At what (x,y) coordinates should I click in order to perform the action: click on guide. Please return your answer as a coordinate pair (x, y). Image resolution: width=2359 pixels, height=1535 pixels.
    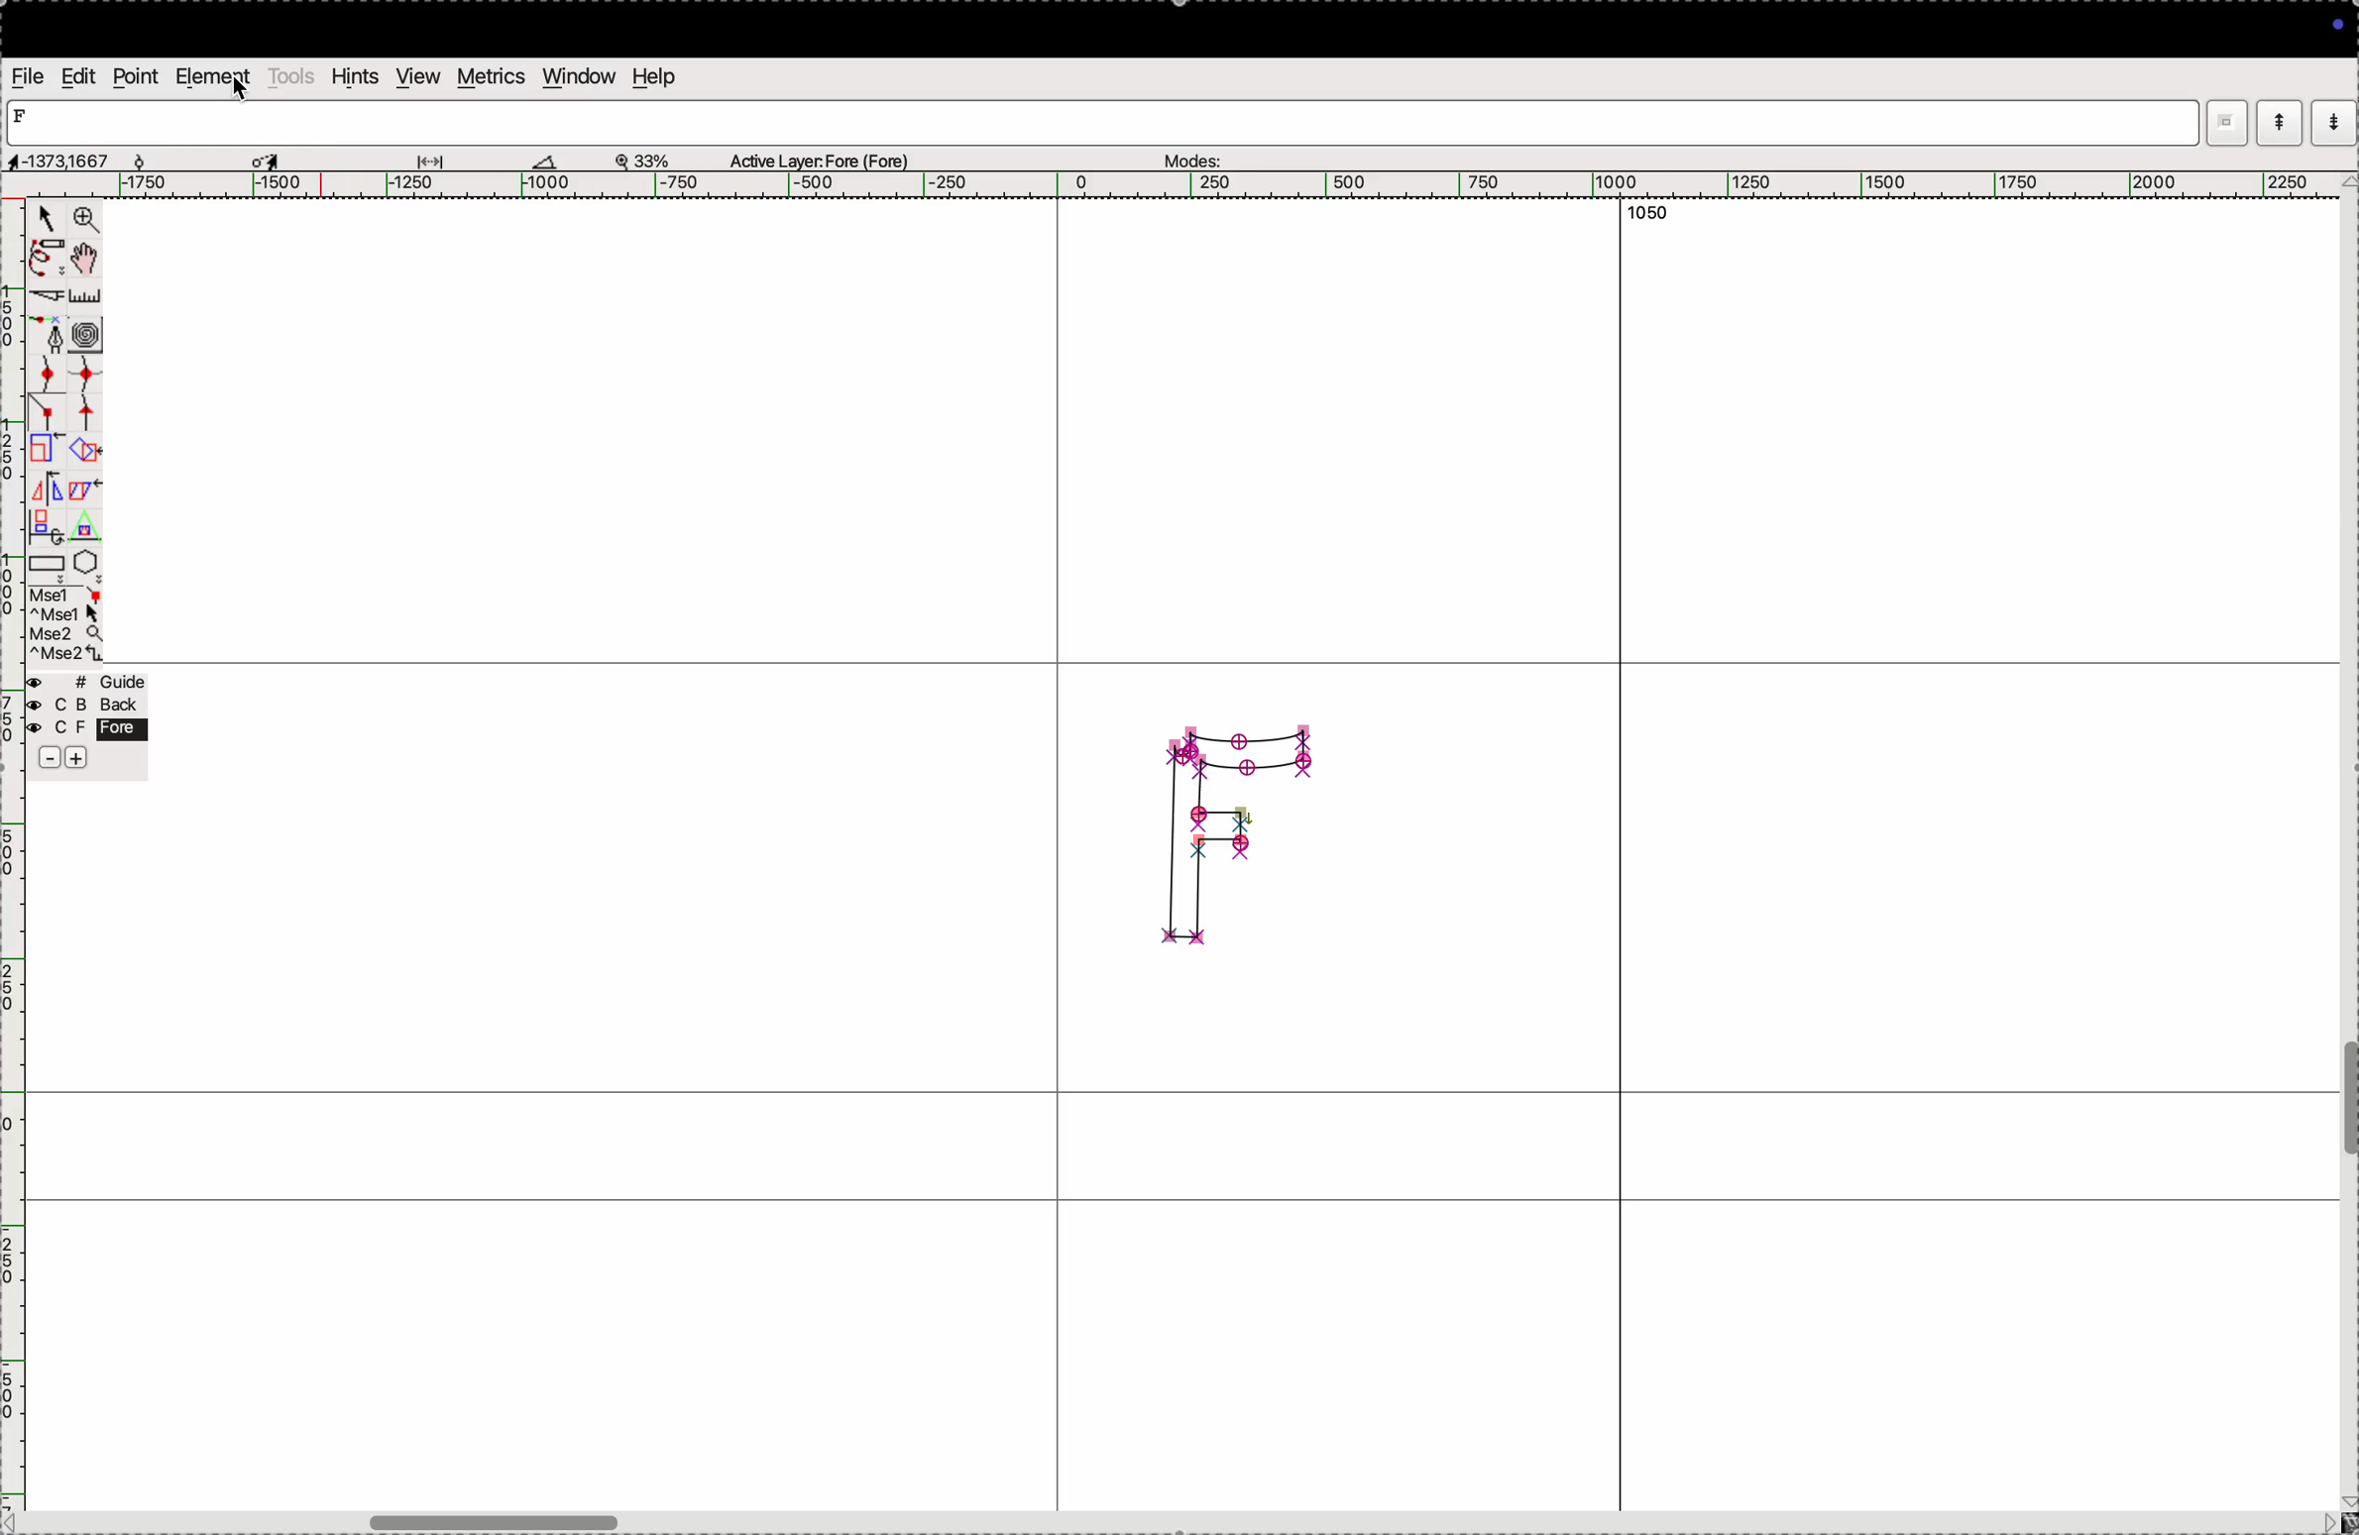
    Looking at the image, I should click on (84, 683).